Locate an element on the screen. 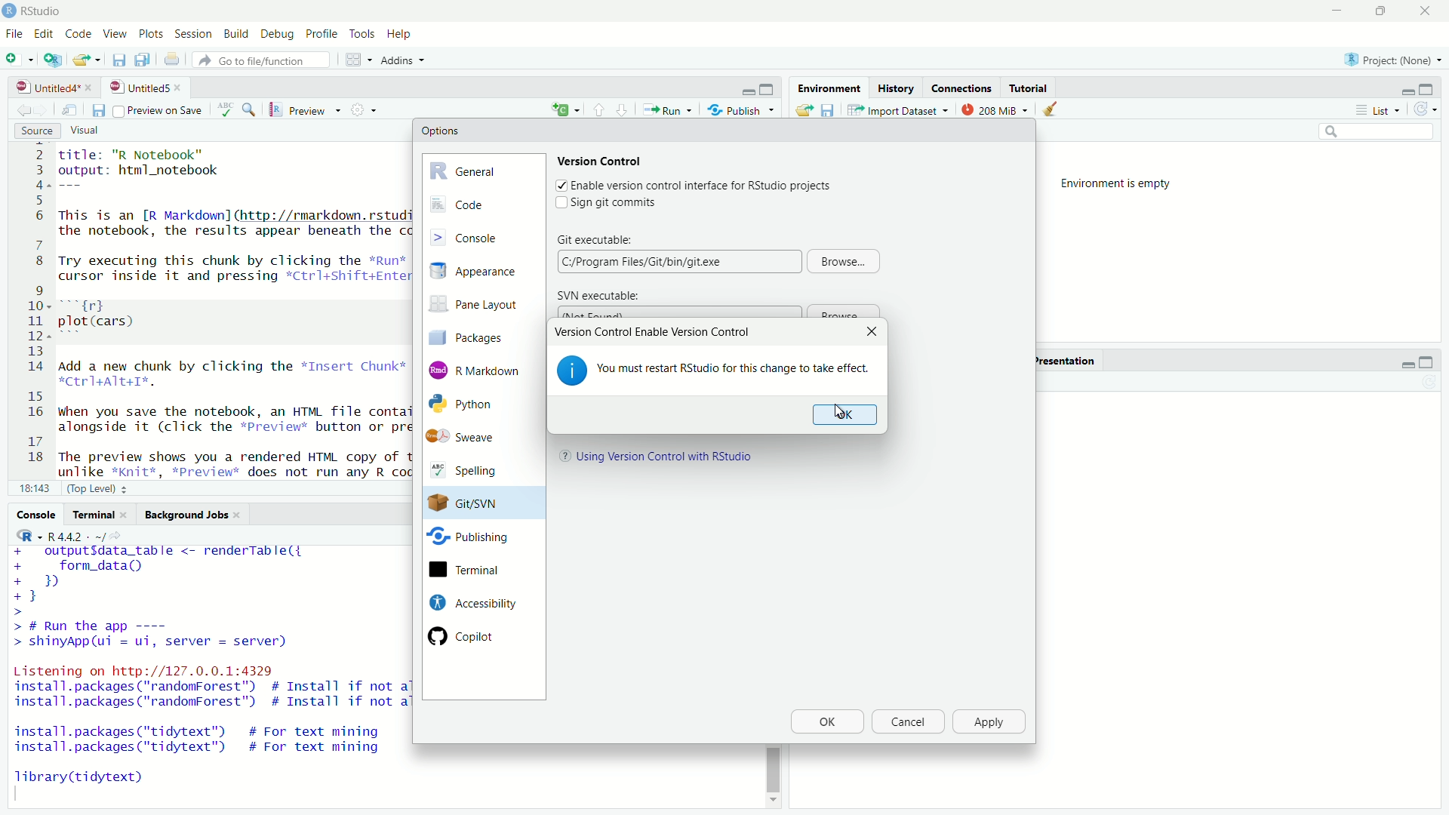  minimise is located at coordinates (1334, 11).